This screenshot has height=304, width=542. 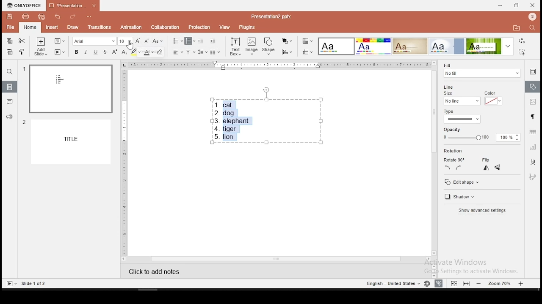 I want to click on spell check, so click(x=439, y=284).